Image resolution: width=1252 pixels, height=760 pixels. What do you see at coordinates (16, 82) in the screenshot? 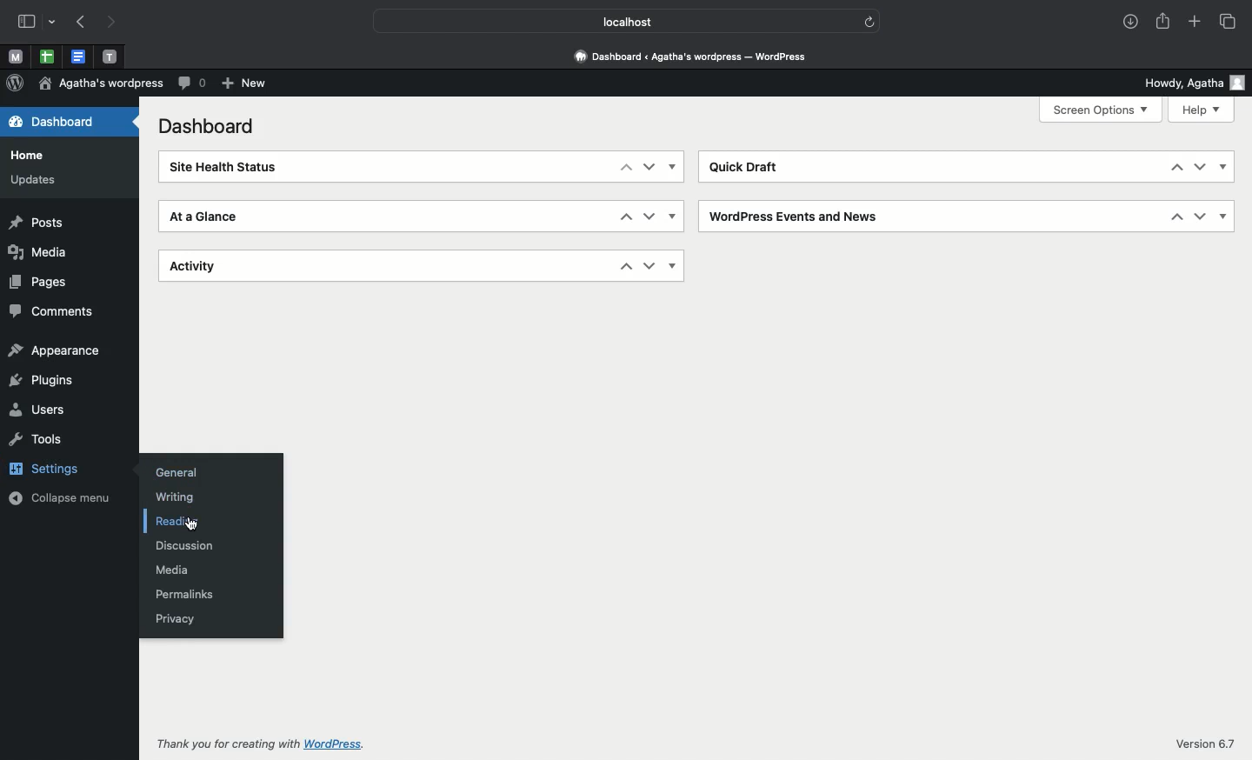
I see `Wordpress` at bounding box center [16, 82].